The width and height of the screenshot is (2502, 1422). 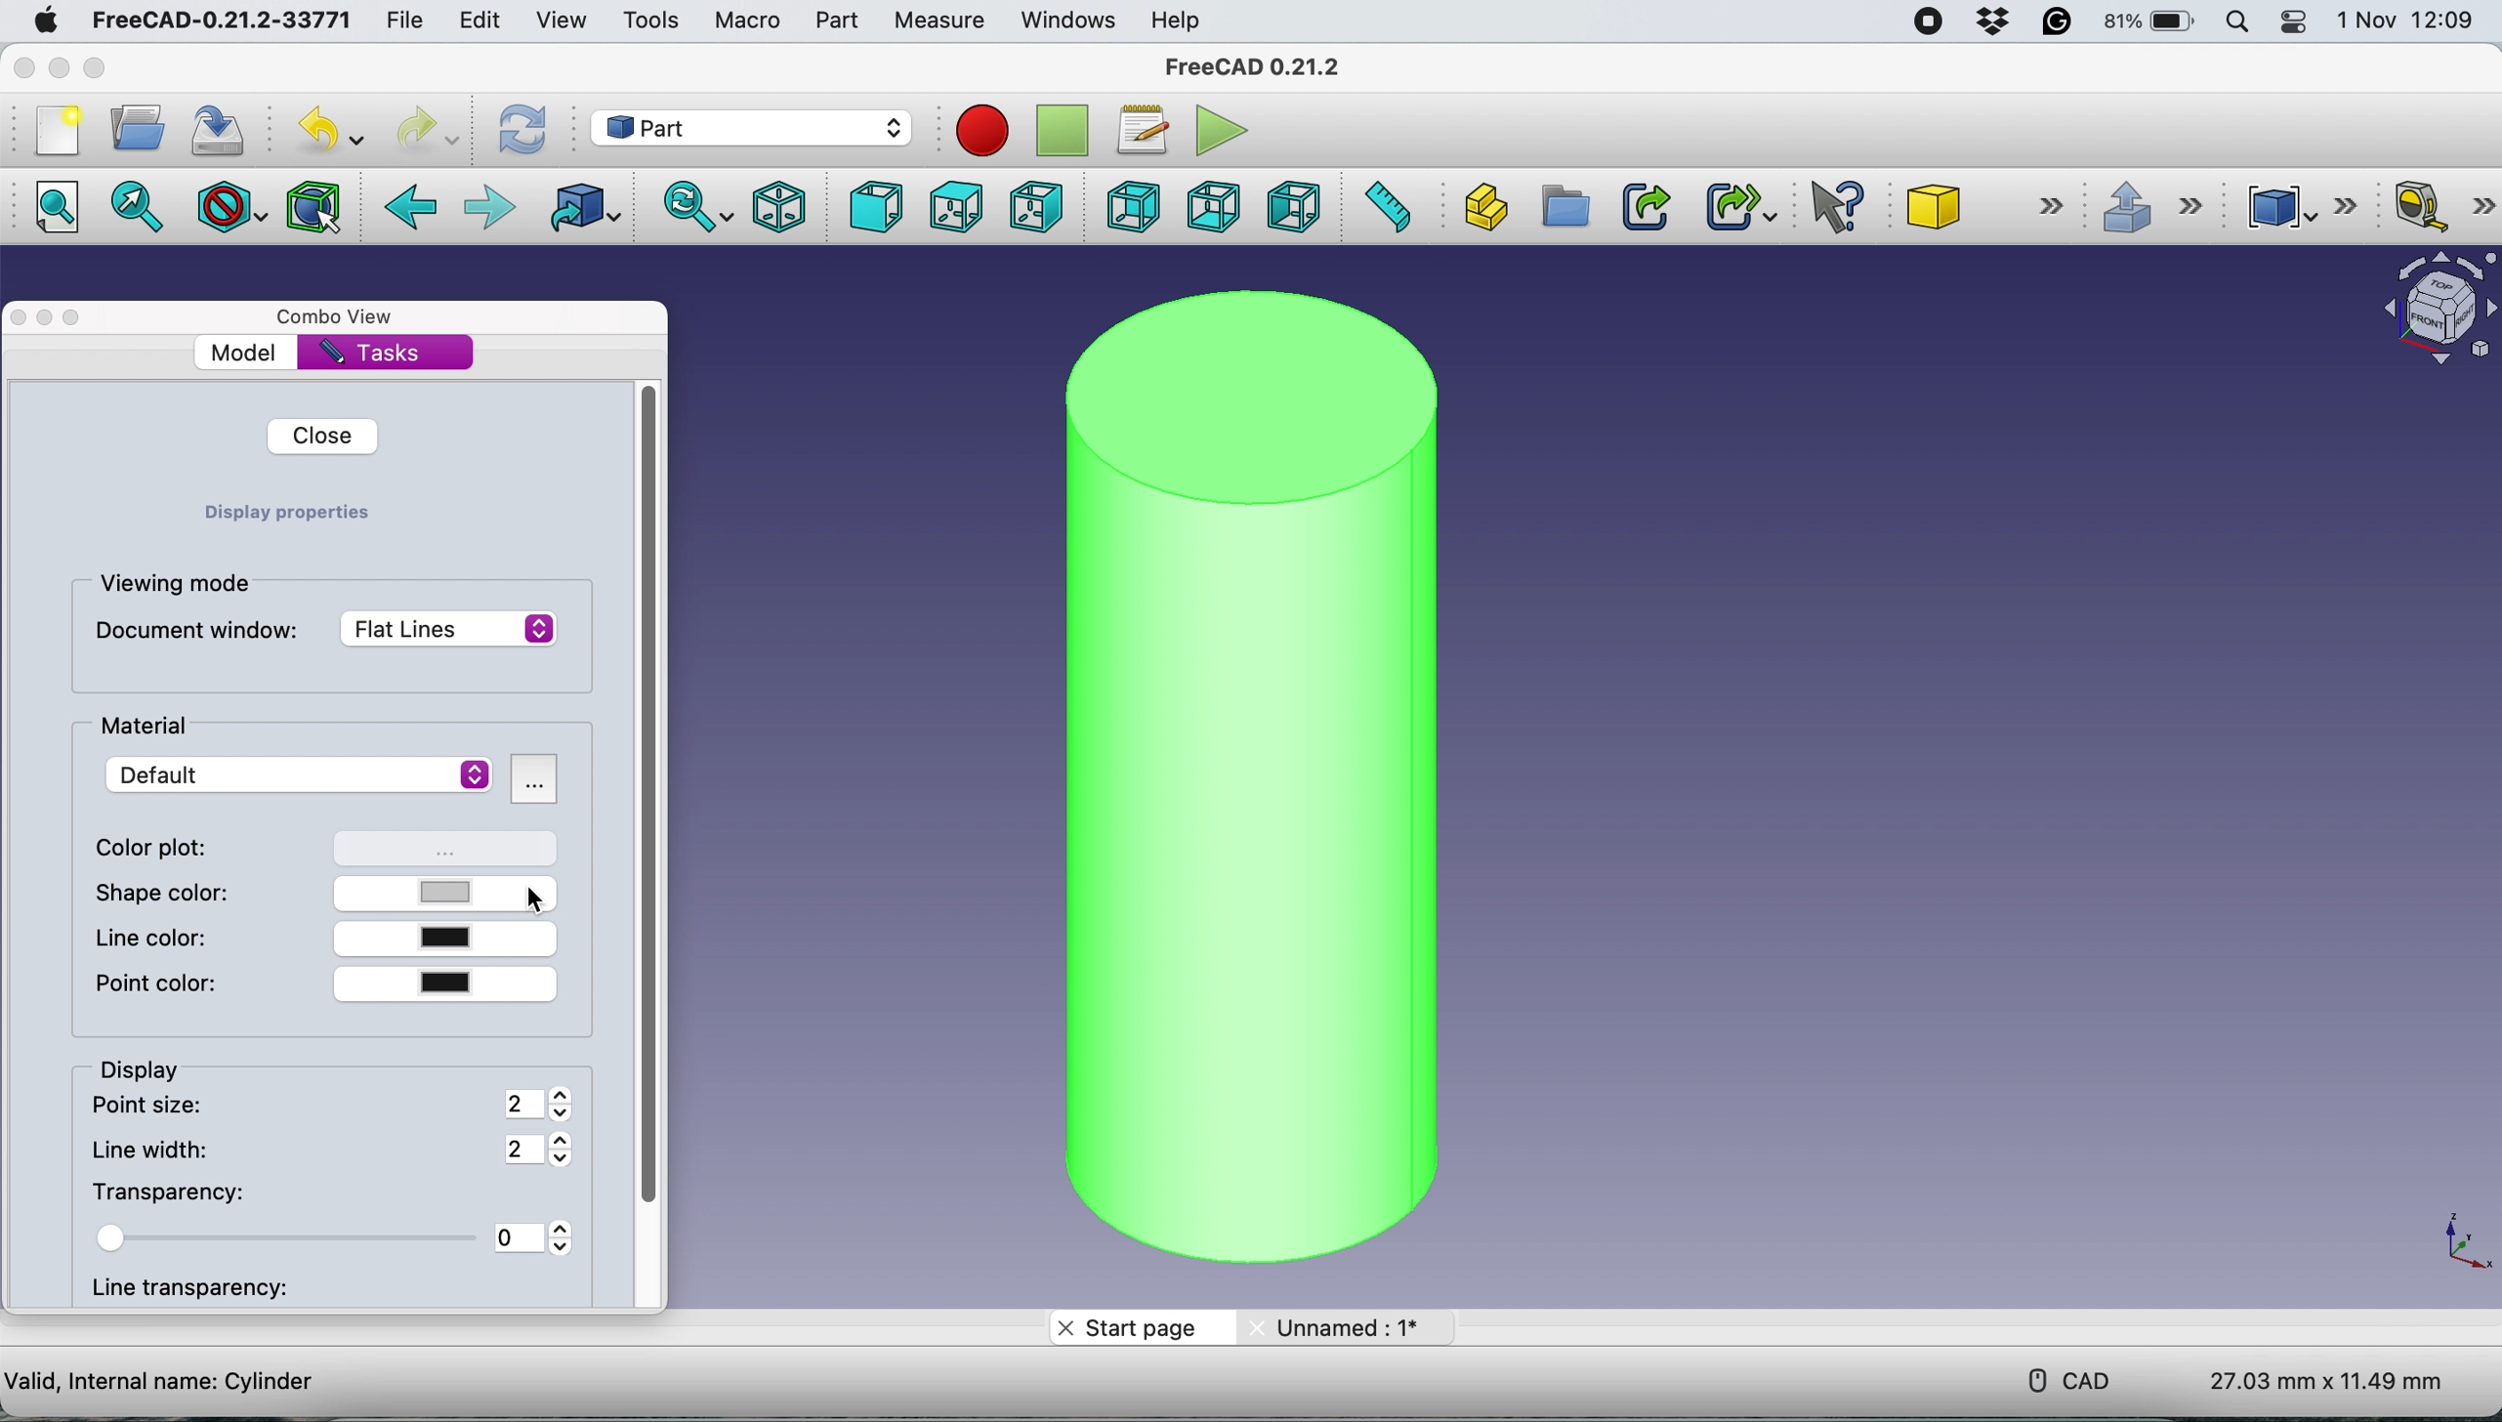 What do you see at coordinates (1481, 206) in the screenshot?
I see `create part` at bounding box center [1481, 206].